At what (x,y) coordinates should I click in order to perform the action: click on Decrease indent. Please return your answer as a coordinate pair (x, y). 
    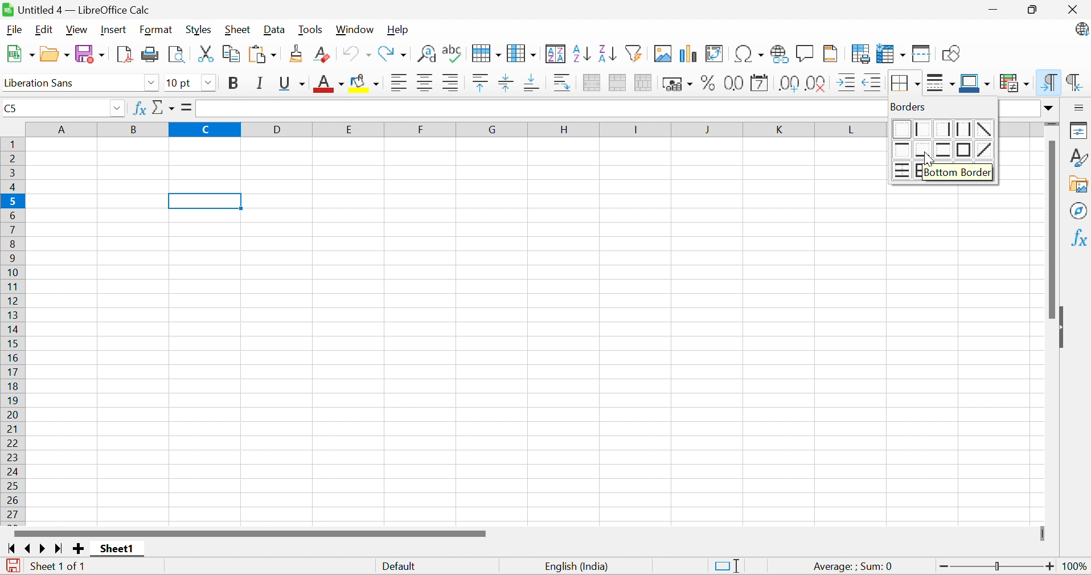
    Looking at the image, I should click on (871, 84).